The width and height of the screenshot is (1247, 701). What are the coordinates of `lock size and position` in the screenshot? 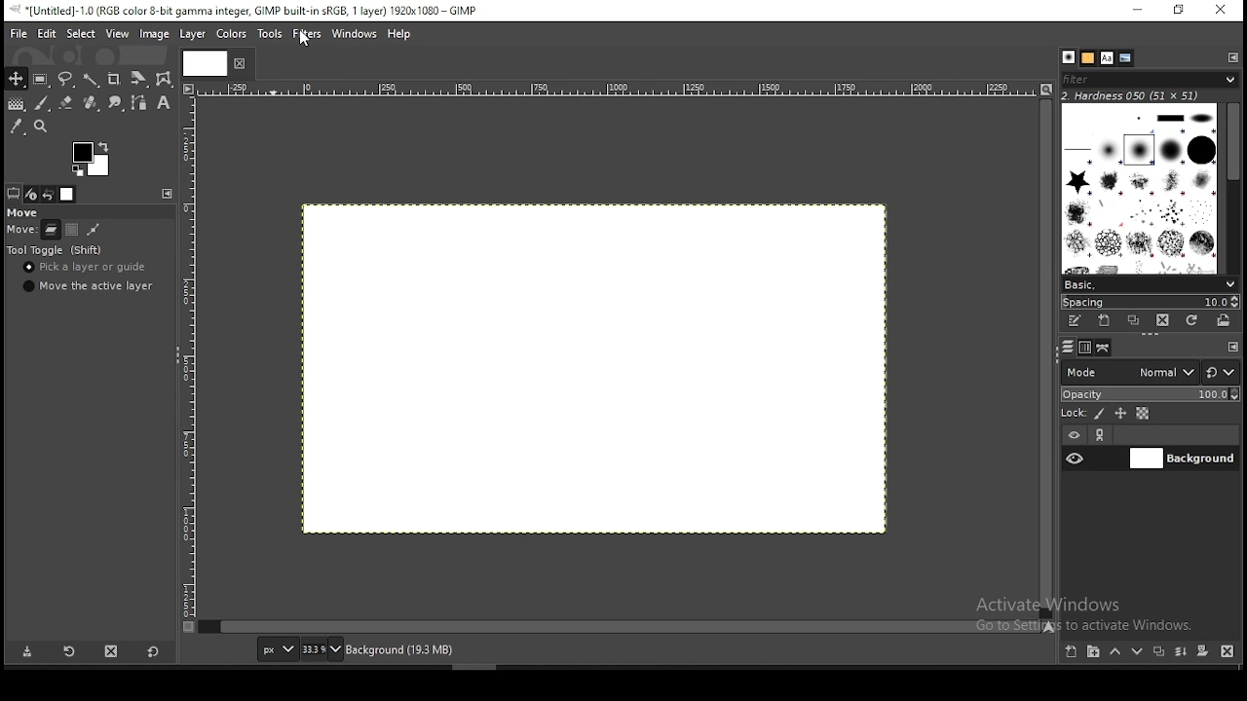 It's located at (1120, 413).